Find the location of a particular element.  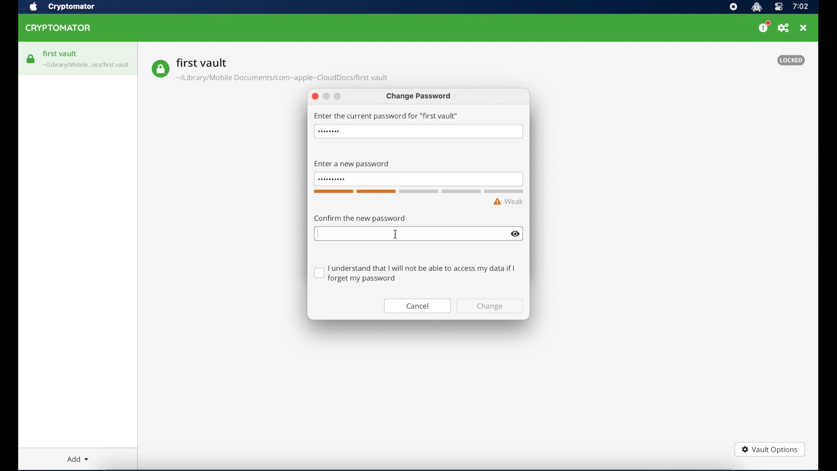

screen recorder icon is located at coordinates (733, 7).